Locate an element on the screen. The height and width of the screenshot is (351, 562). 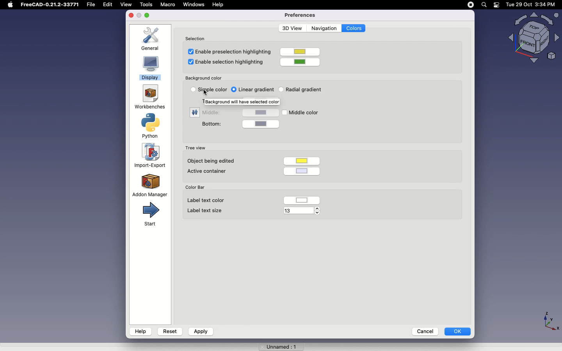
Cancel is located at coordinates (423, 331).